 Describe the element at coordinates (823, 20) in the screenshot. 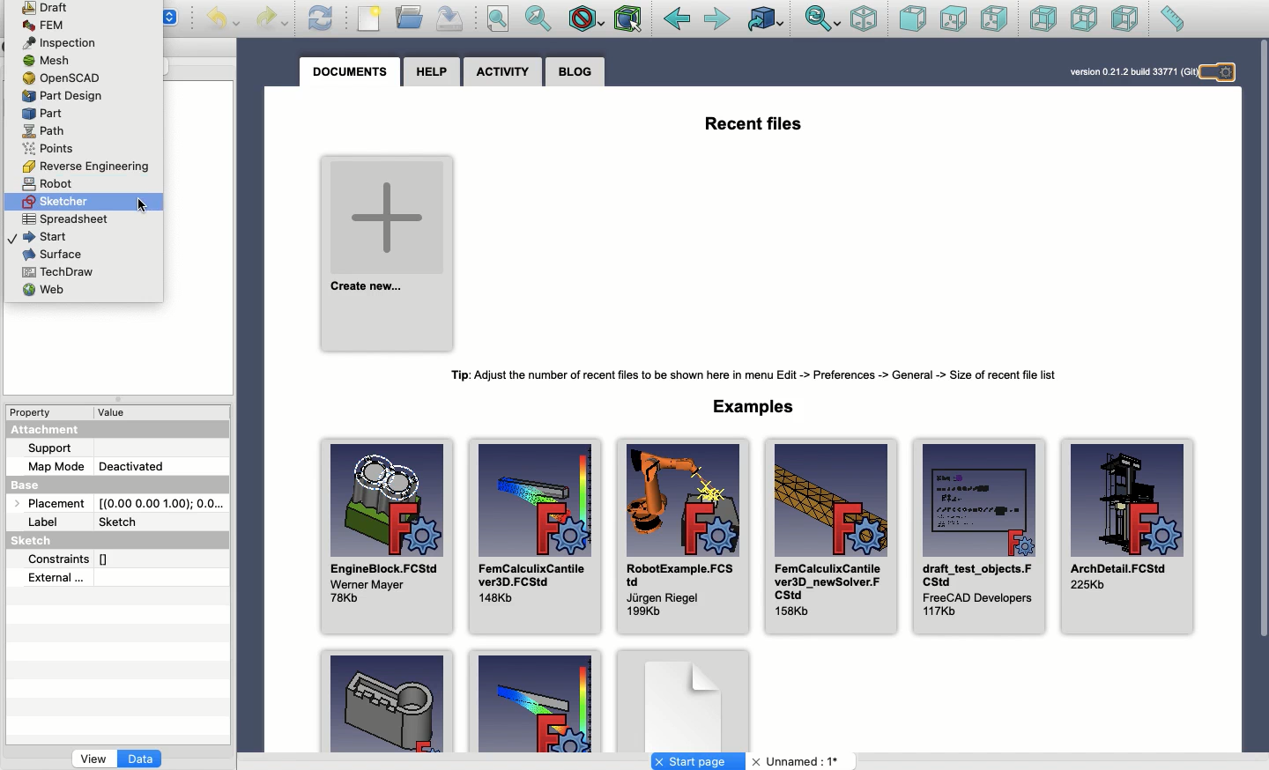

I see `Sync view` at that location.